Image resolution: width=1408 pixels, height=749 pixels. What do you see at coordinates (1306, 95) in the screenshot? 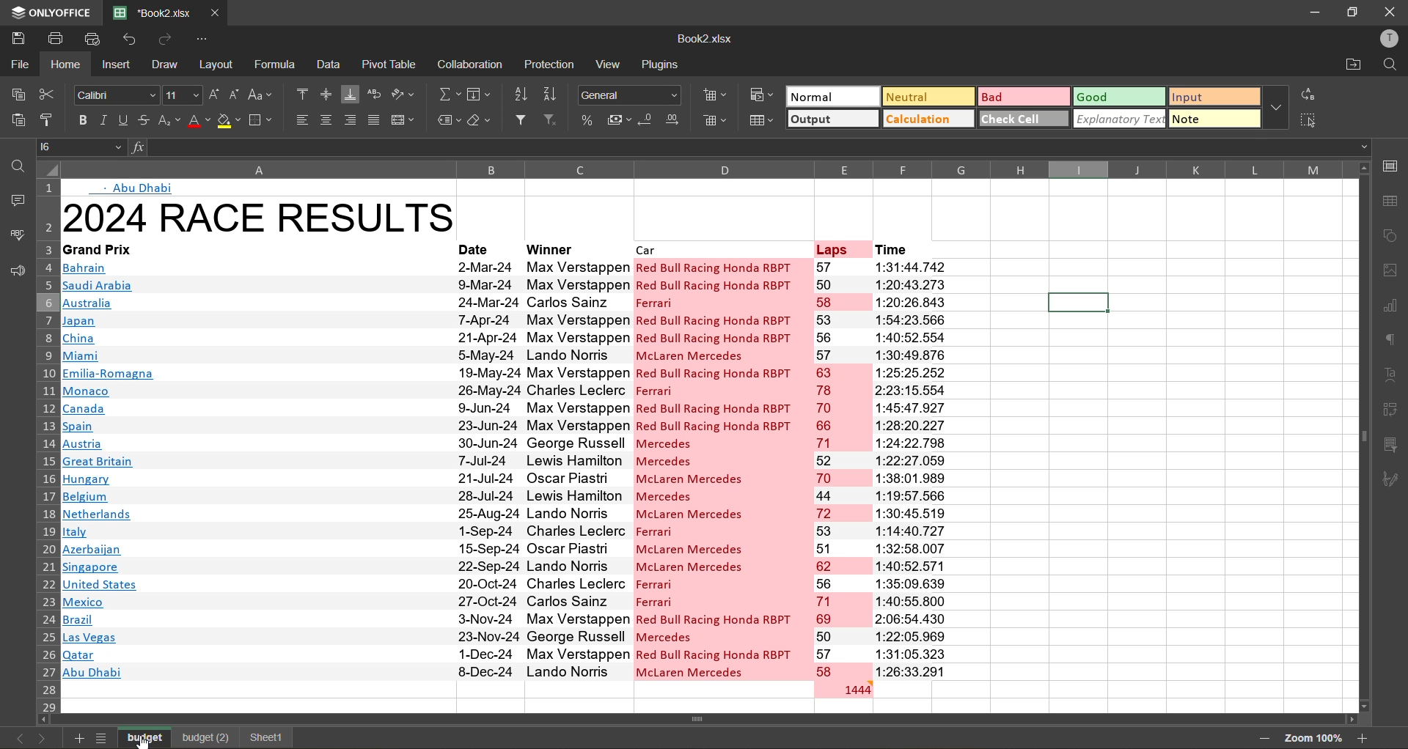
I see `replace` at bounding box center [1306, 95].